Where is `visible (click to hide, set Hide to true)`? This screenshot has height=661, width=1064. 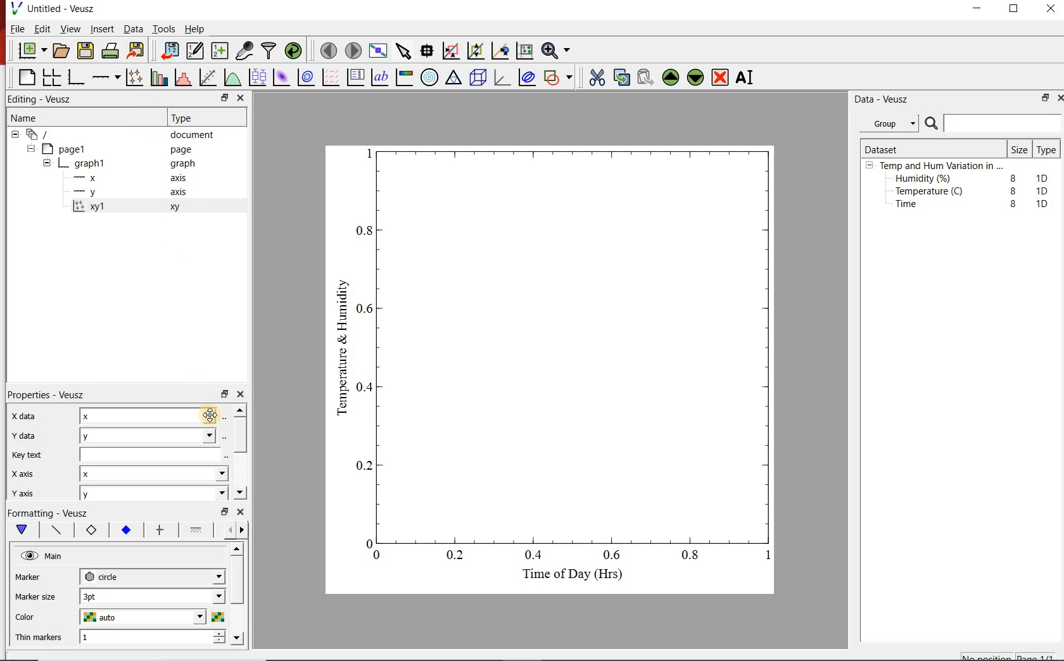
visible (click to hide, set Hide to true) is located at coordinates (28, 557).